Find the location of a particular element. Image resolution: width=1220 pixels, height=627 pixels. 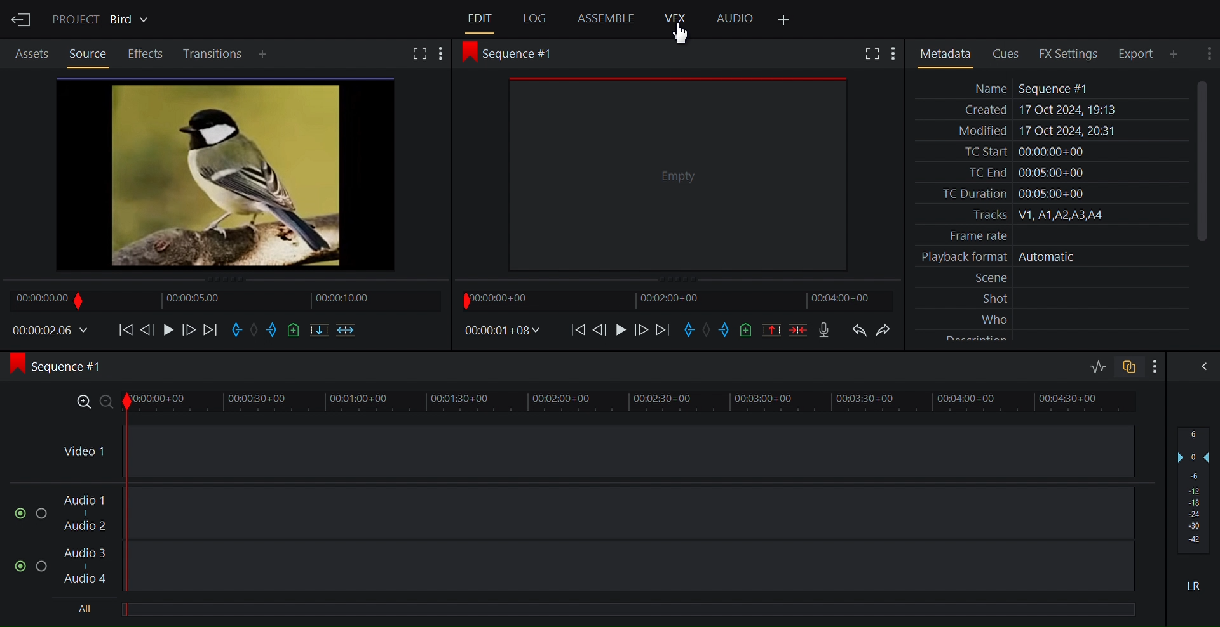

Mute/Unmute is located at coordinates (13, 512).